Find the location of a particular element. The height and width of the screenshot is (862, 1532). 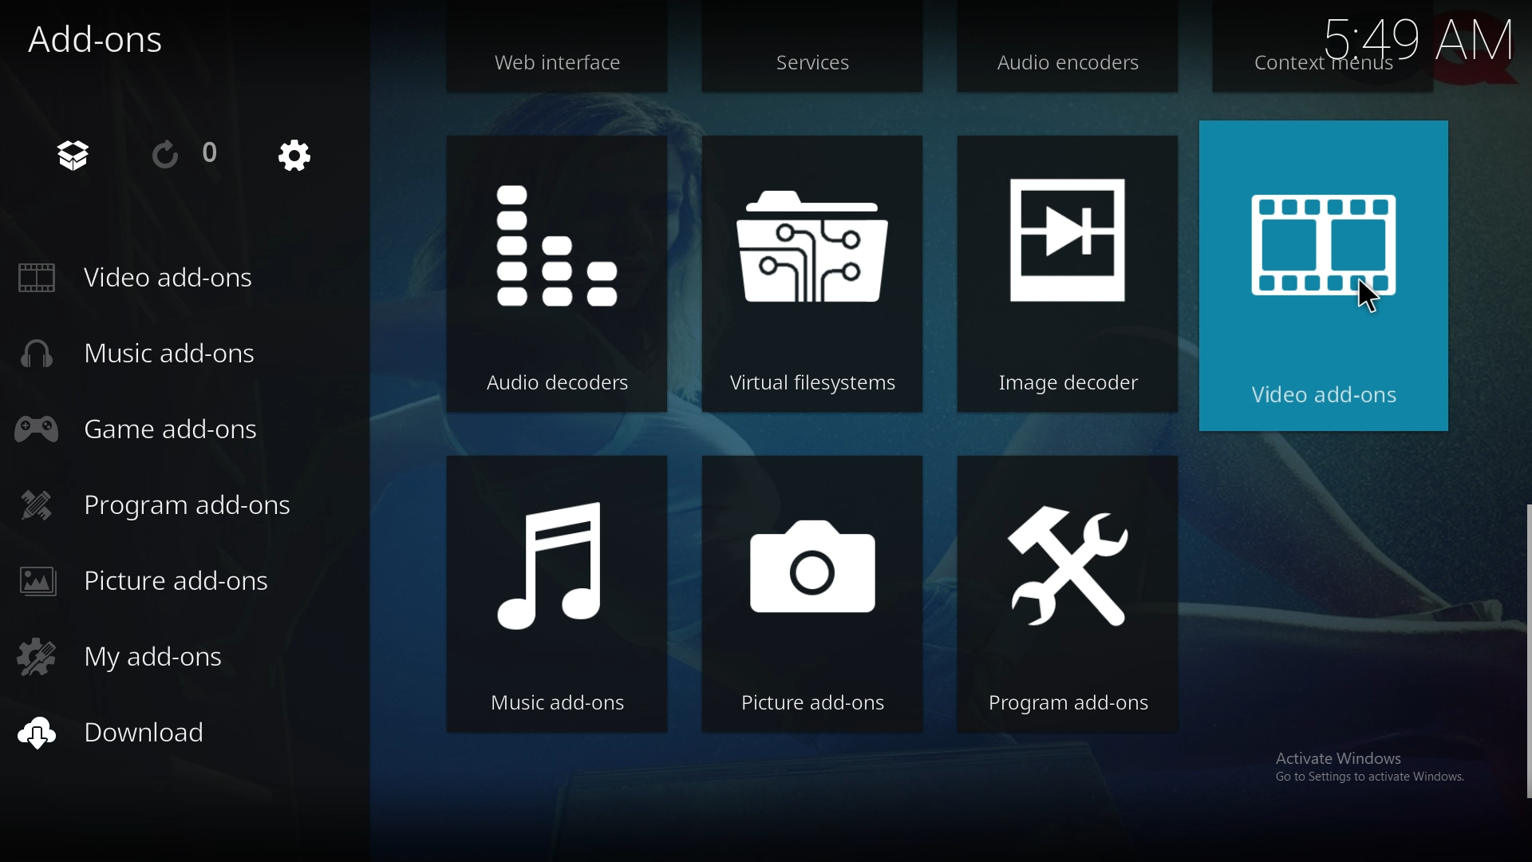

cursor is located at coordinates (1376, 299).